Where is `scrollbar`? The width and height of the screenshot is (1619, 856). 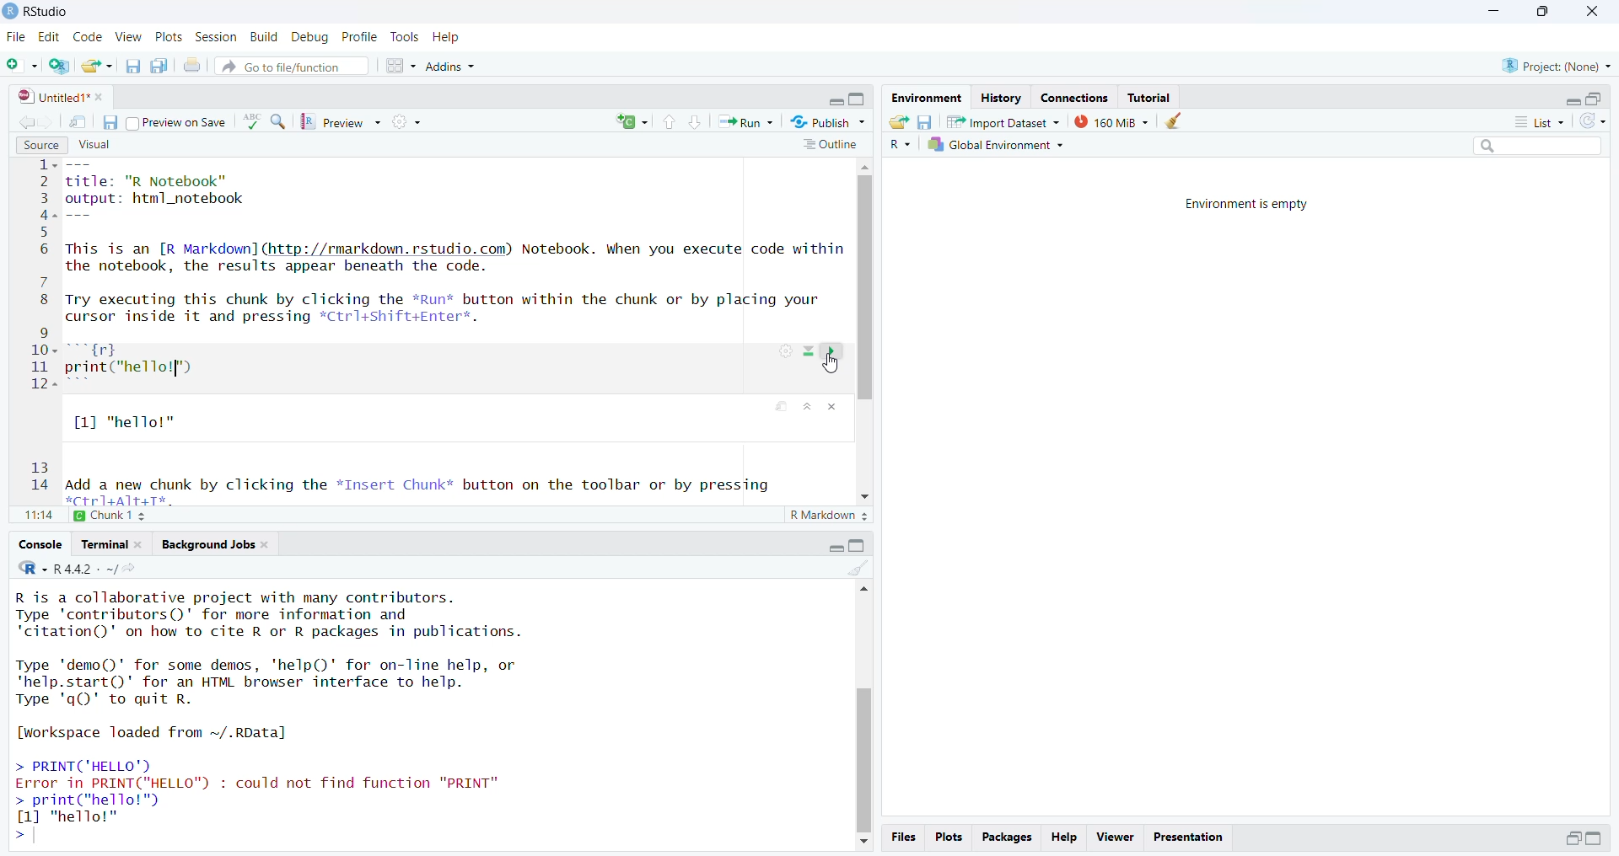
scrollbar is located at coordinates (863, 715).